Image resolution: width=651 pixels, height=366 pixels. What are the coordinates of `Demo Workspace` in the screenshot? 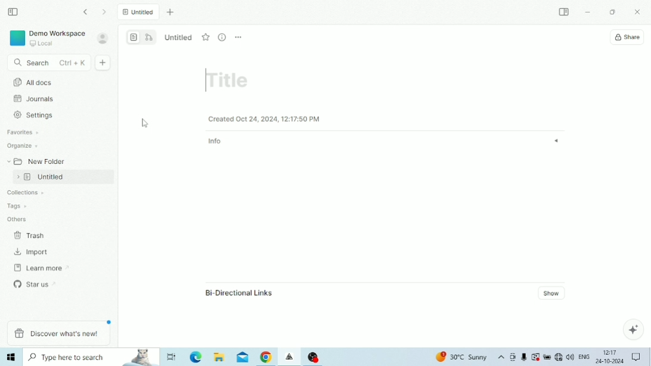 It's located at (47, 38).